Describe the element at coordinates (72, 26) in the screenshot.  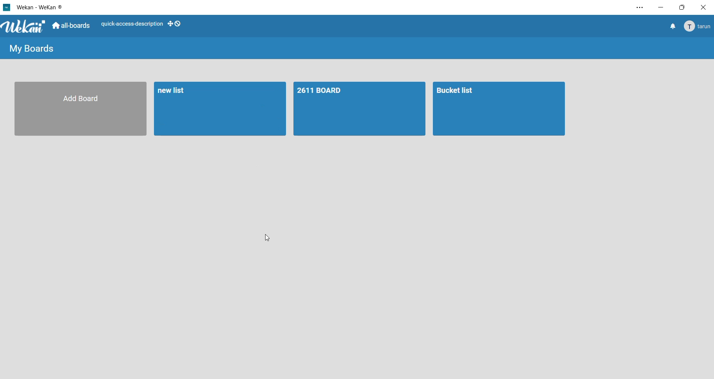
I see `all boards` at that location.